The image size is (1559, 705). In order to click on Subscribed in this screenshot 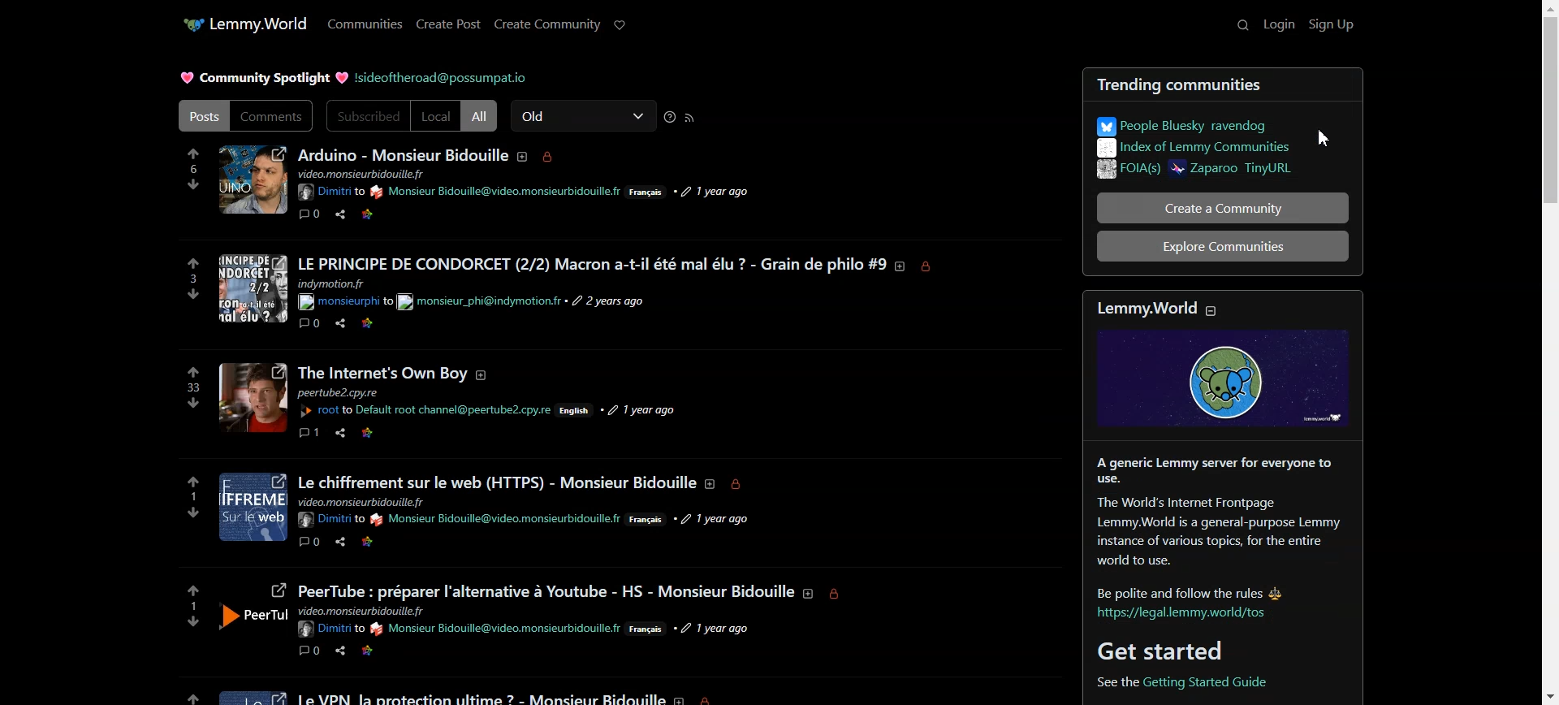, I will do `click(367, 116)`.